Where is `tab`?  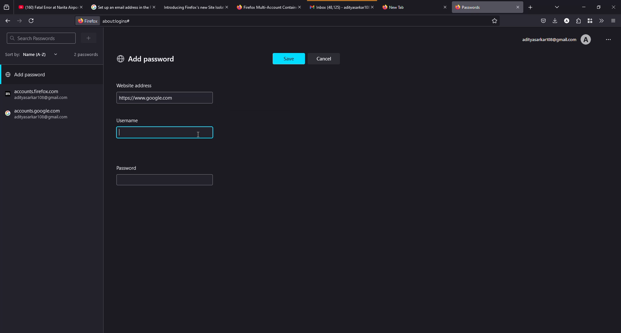 tab is located at coordinates (193, 7).